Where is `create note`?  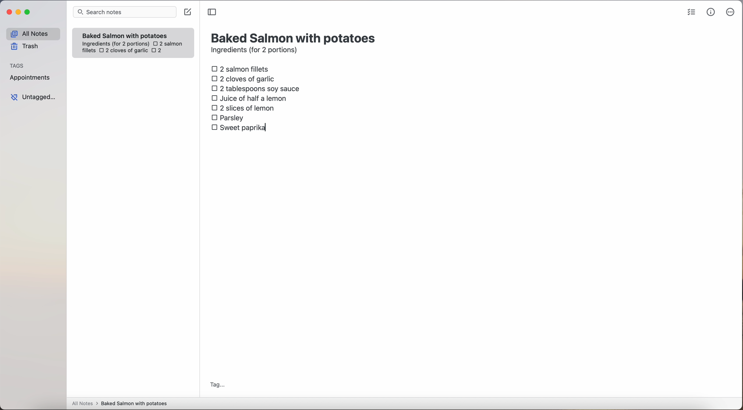
create note is located at coordinates (187, 12).